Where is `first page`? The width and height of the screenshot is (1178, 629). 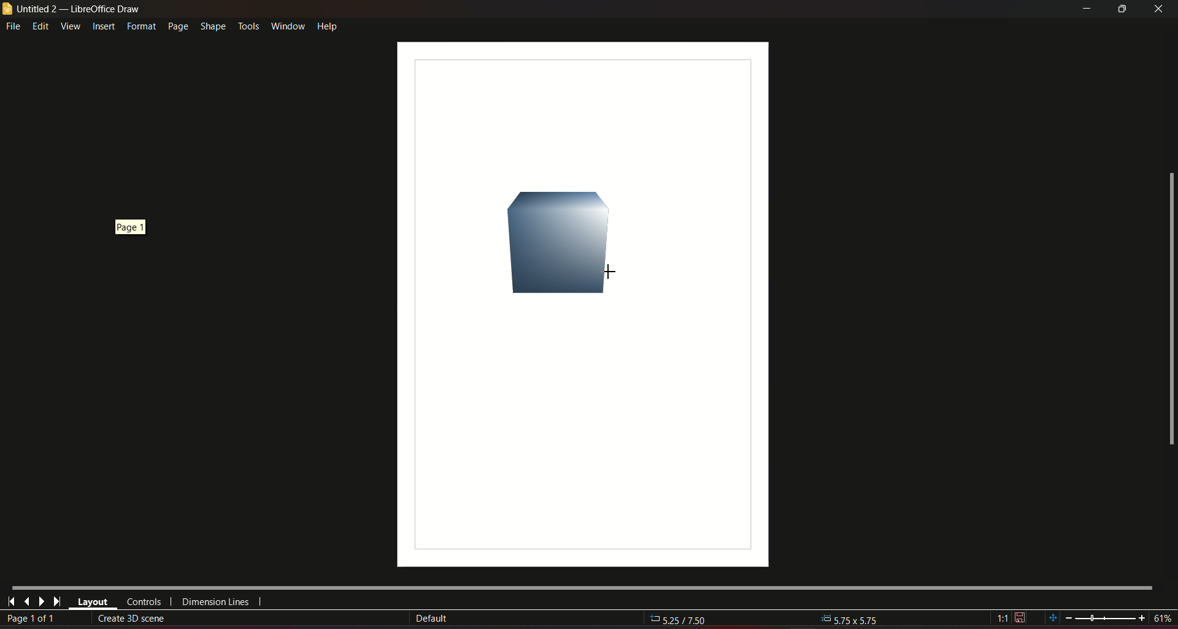
first page is located at coordinates (12, 600).